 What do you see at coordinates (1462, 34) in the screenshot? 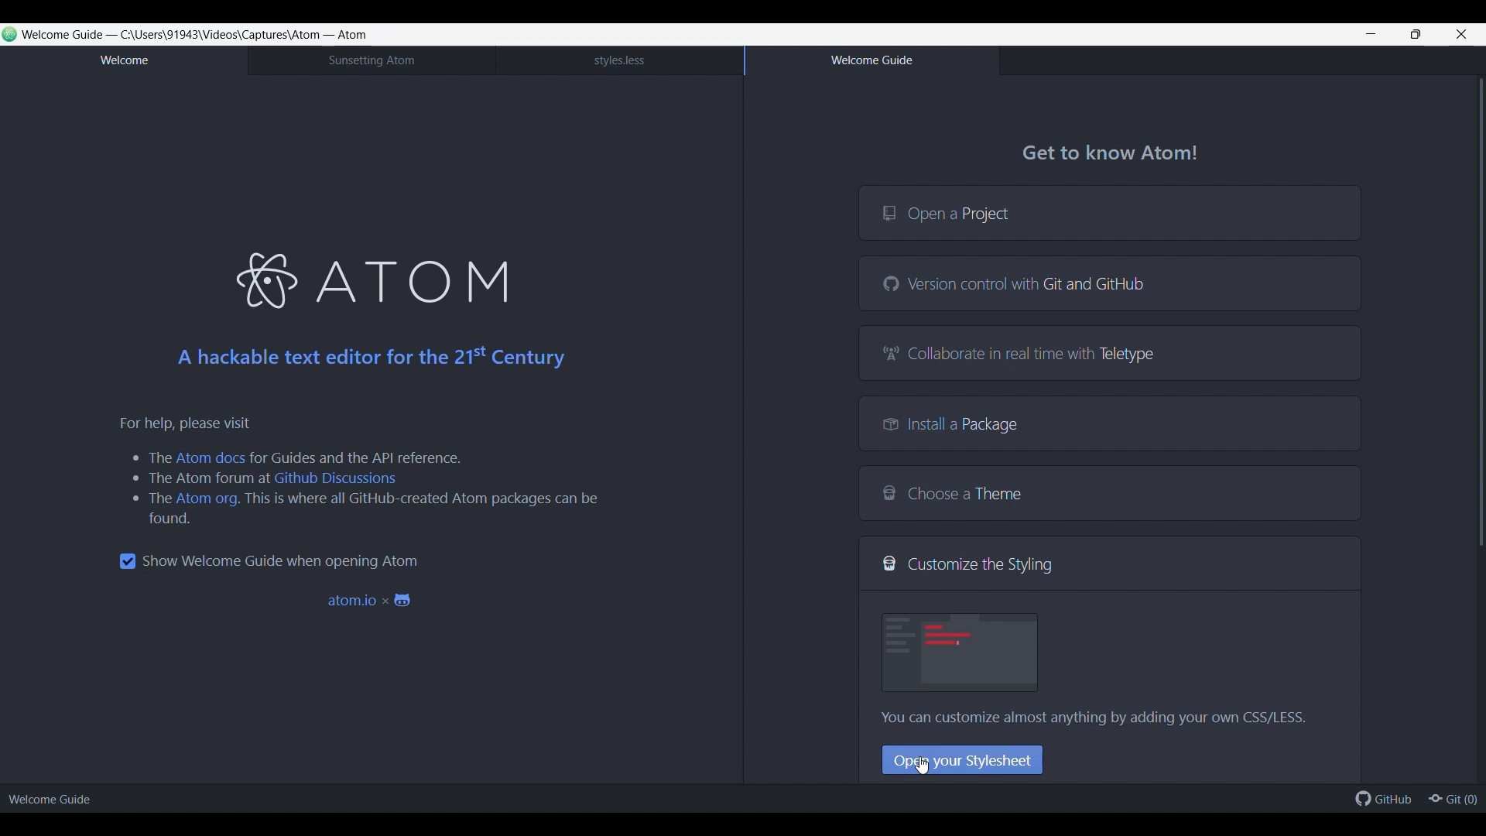
I see `Close interface` at bounding box center [1462, 34].